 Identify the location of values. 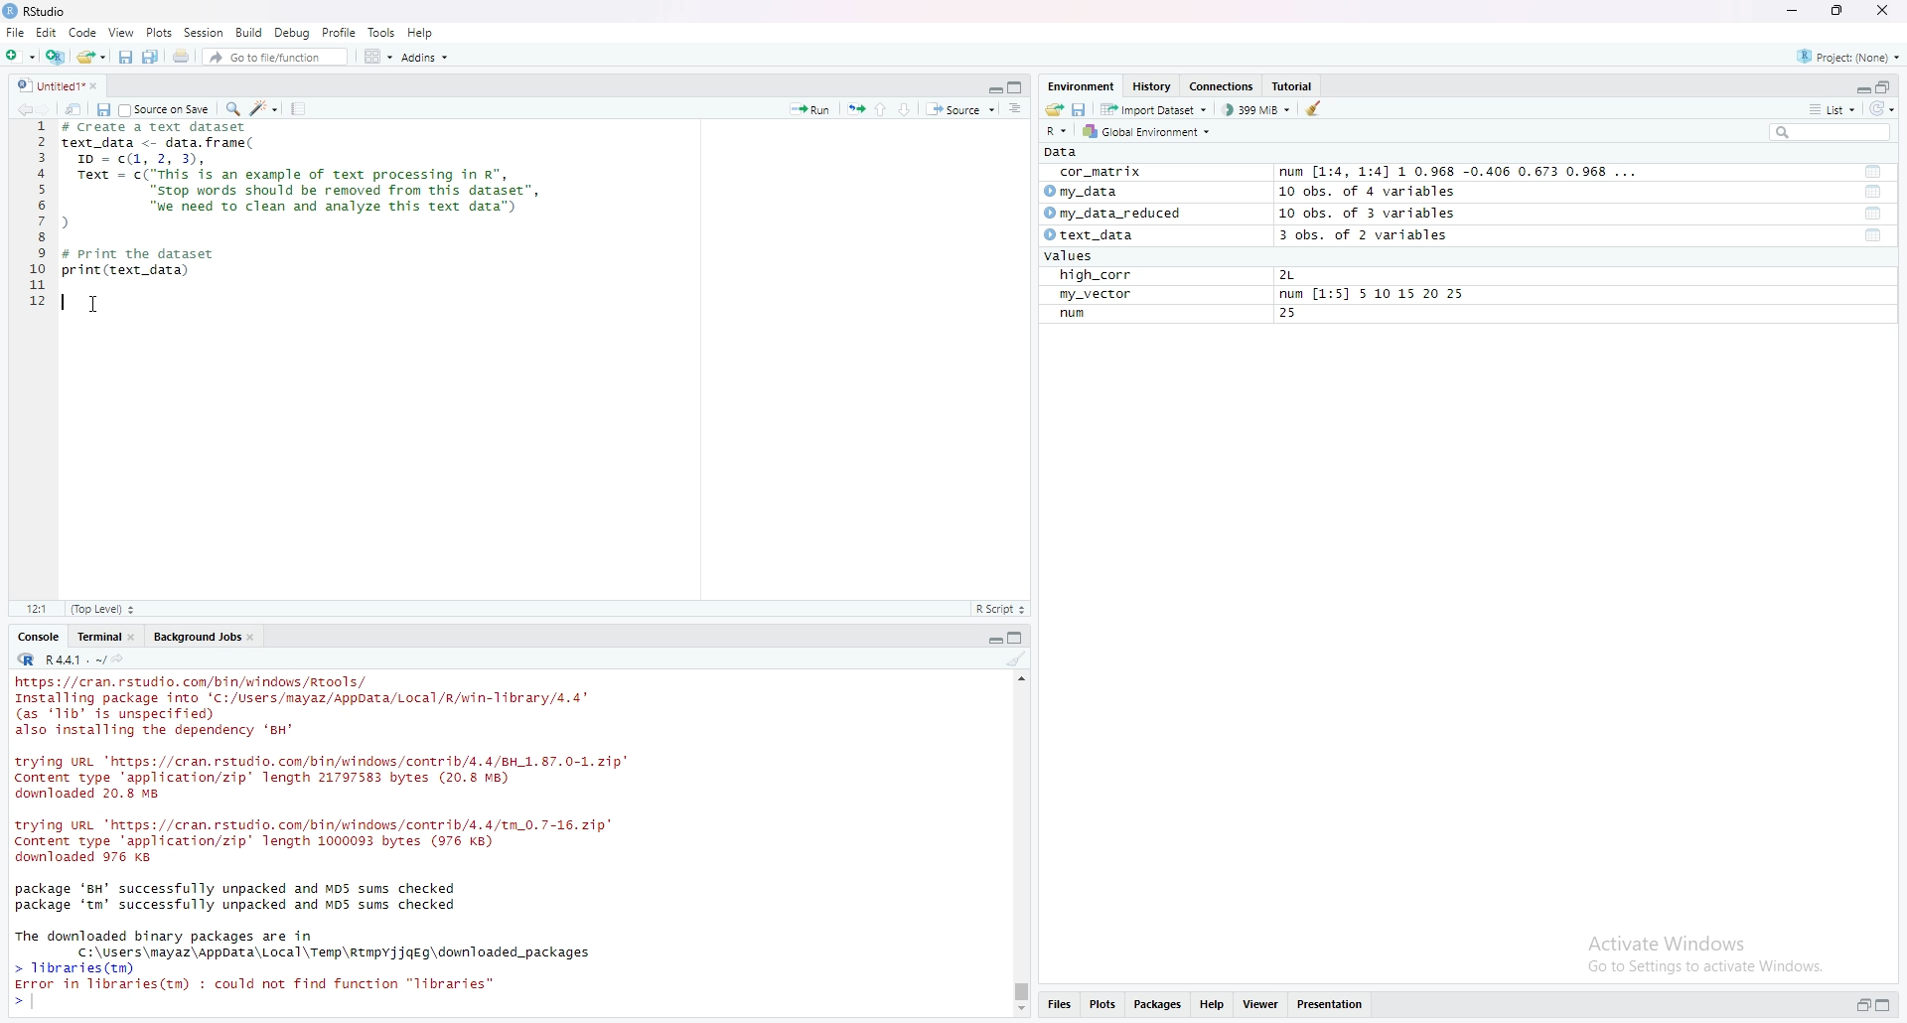
(1064, 257).